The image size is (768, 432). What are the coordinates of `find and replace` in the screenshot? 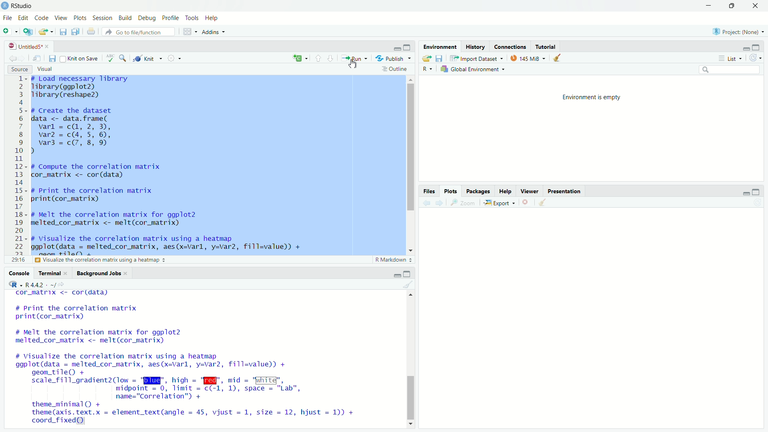 It's located at (123, 58).